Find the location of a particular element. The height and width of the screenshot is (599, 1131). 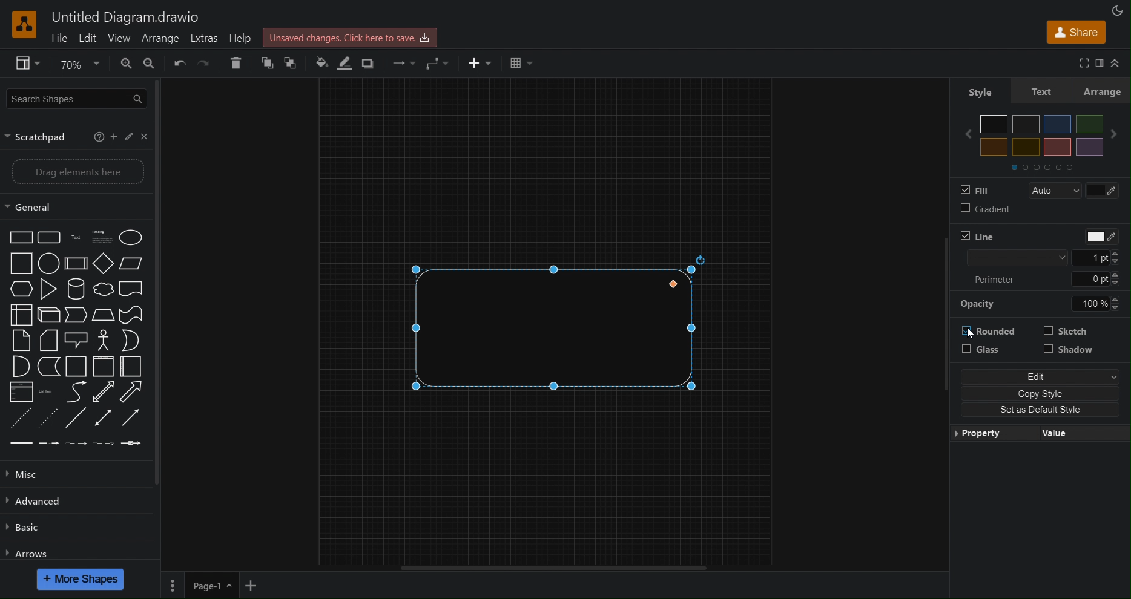

Untitled Diagram.drawio is located at coordinates (127, 17).